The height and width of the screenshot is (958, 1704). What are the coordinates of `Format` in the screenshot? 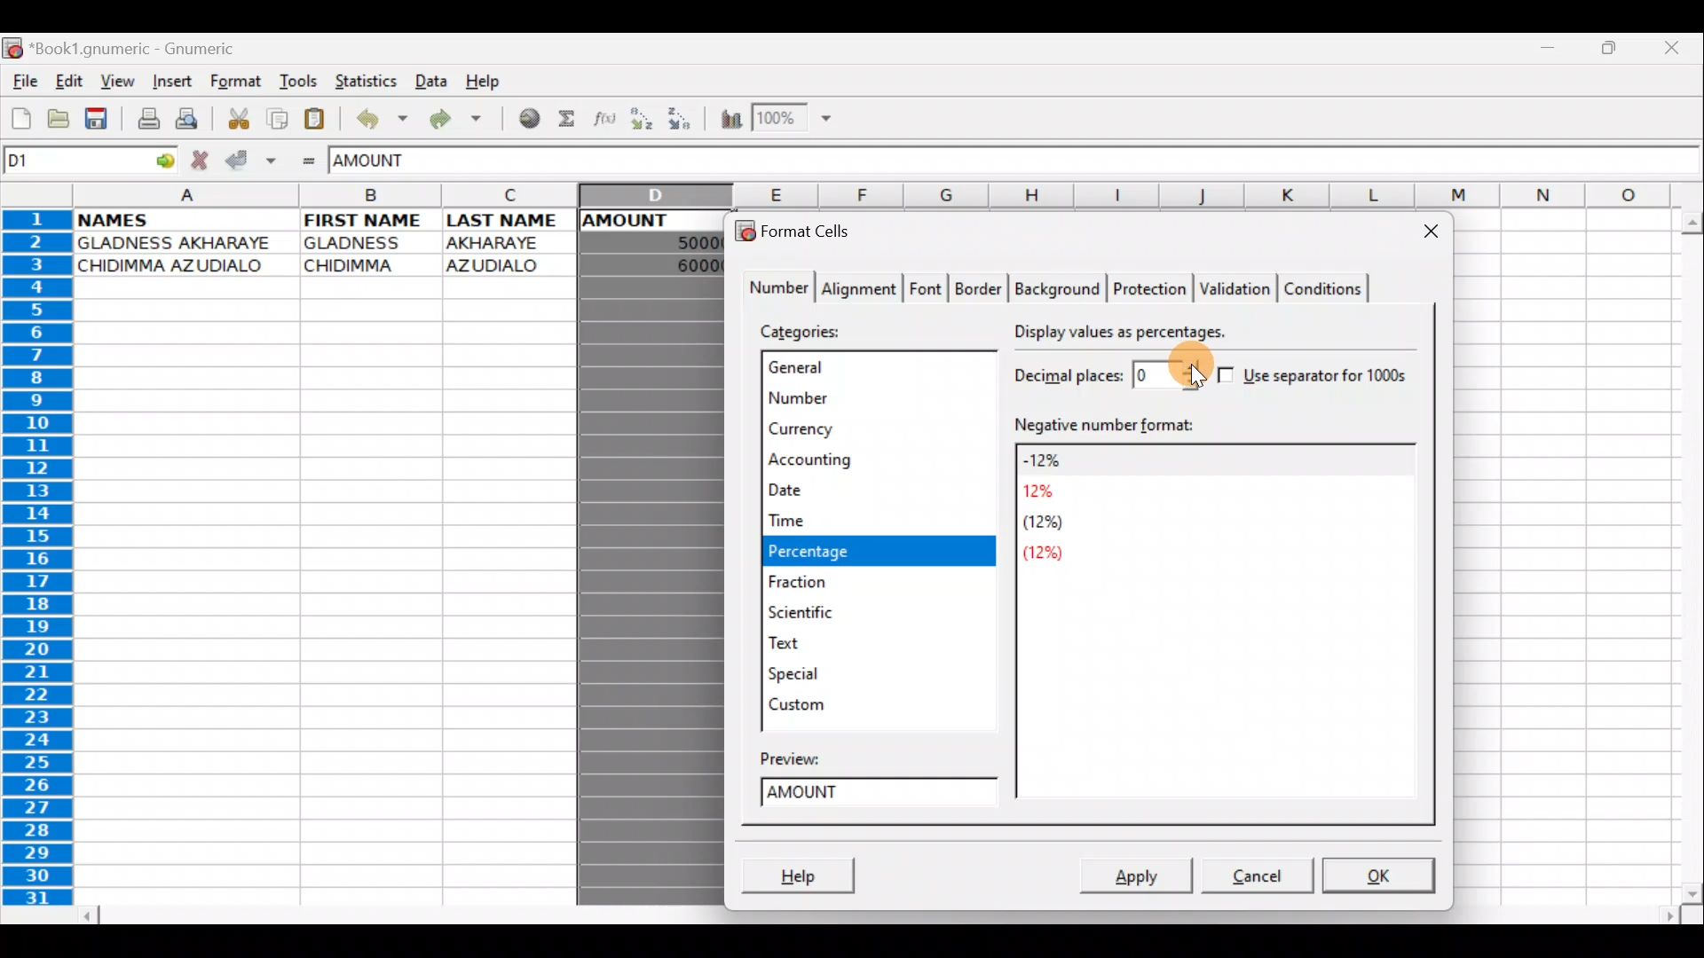 It's located at (235, 84).